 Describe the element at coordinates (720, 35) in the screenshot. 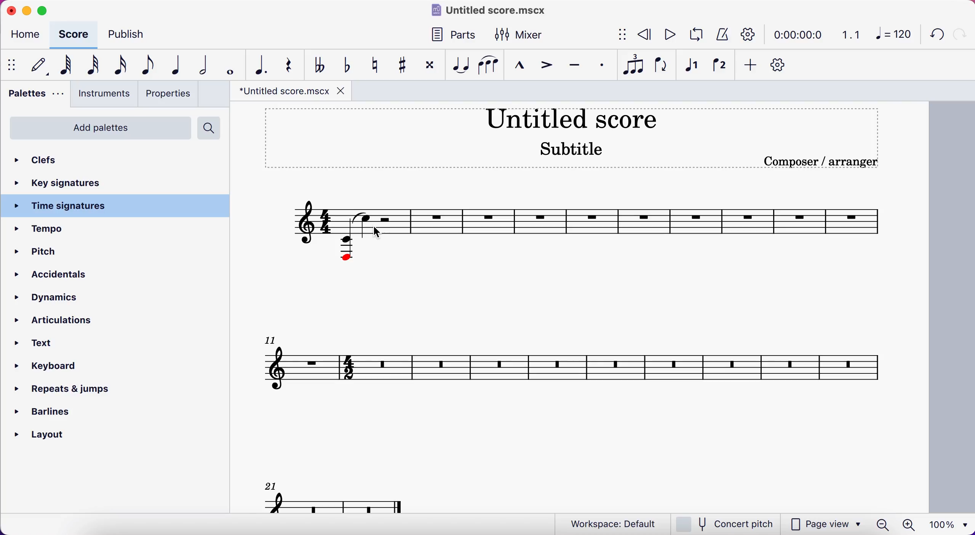

I see `metronome` at that location.